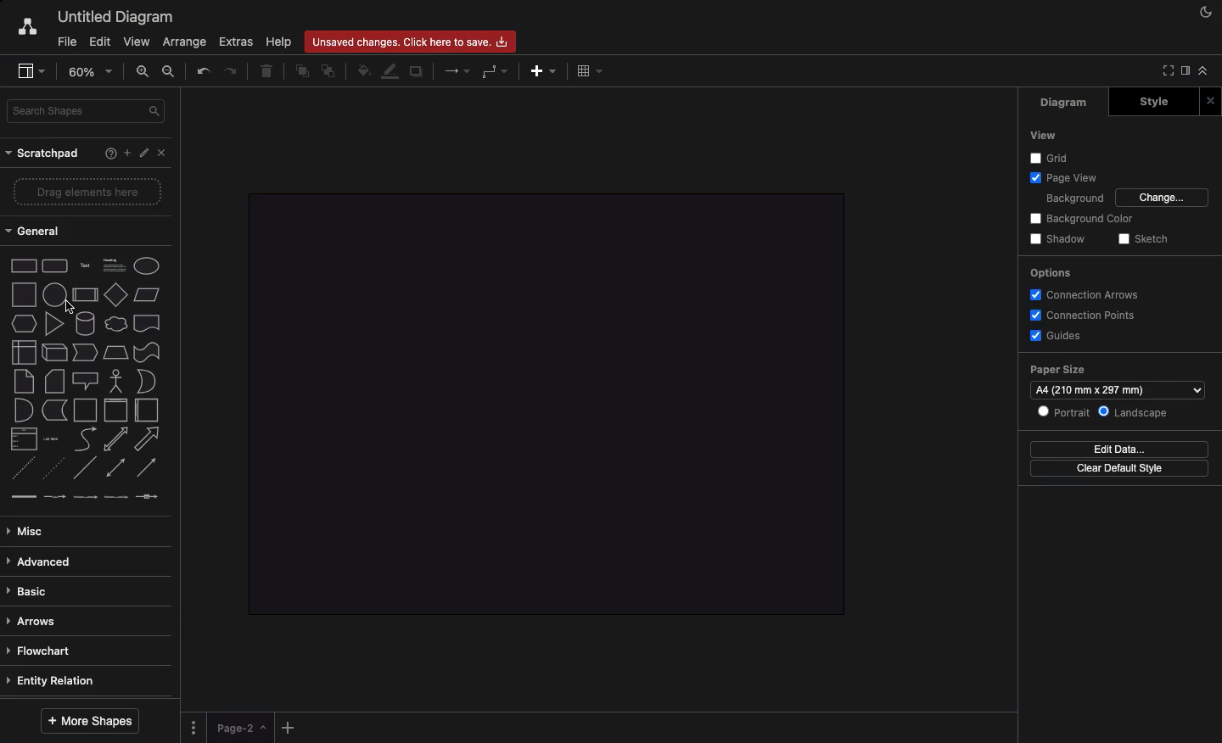 The height and width of the screenshot is (743, 1222). Describe the element at coordinates (589, 71) in the screenshot. I see `Table` at that location.